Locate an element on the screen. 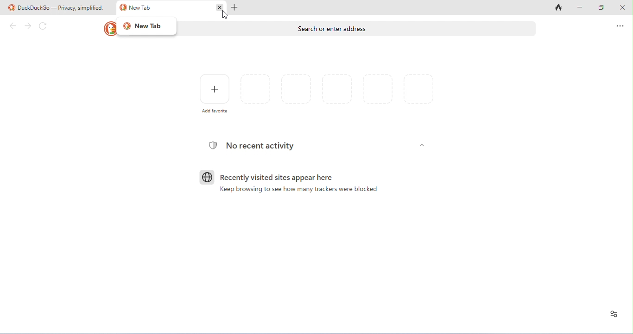  favorites and recently visited pages is located at coordinates (378, 91).